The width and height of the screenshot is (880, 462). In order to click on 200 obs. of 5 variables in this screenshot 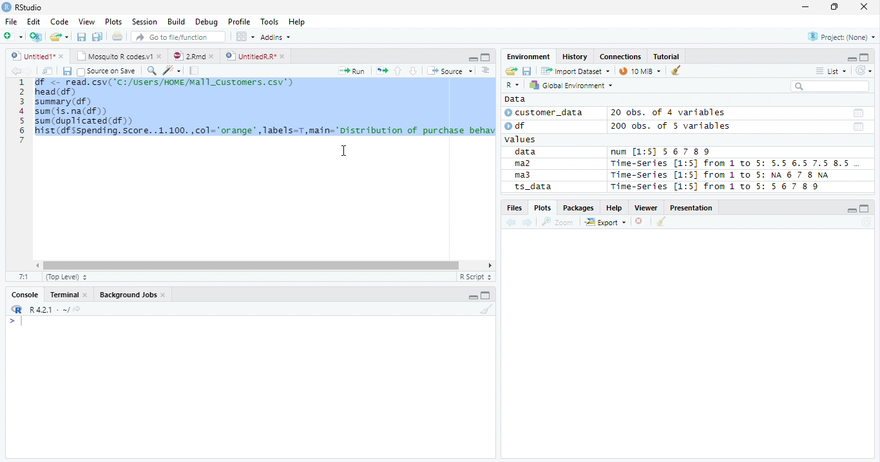, I will do `click(669, 127)`.